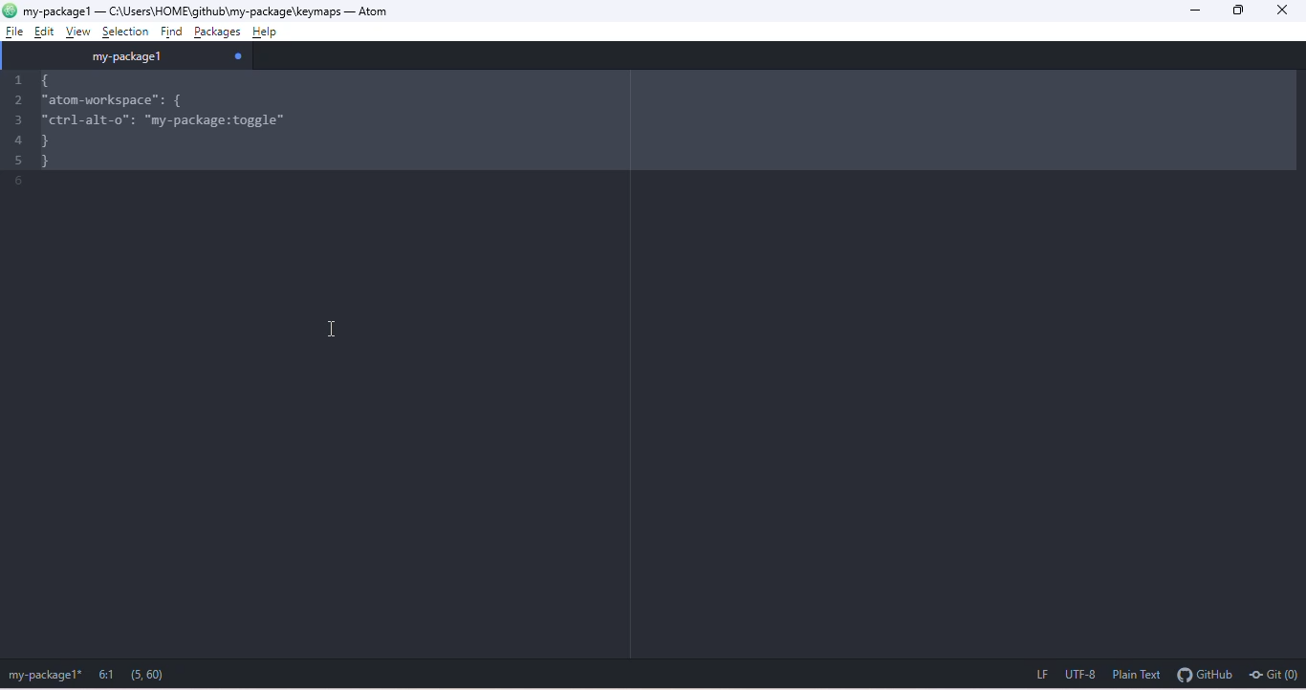 The width and height of the screenshot is (1306, 690). What do you see at coordinates (221, 10) in the screenshot?
I see ` c:\users\home\github\my package\keymaps-atom` at bounding box center [221, 10].